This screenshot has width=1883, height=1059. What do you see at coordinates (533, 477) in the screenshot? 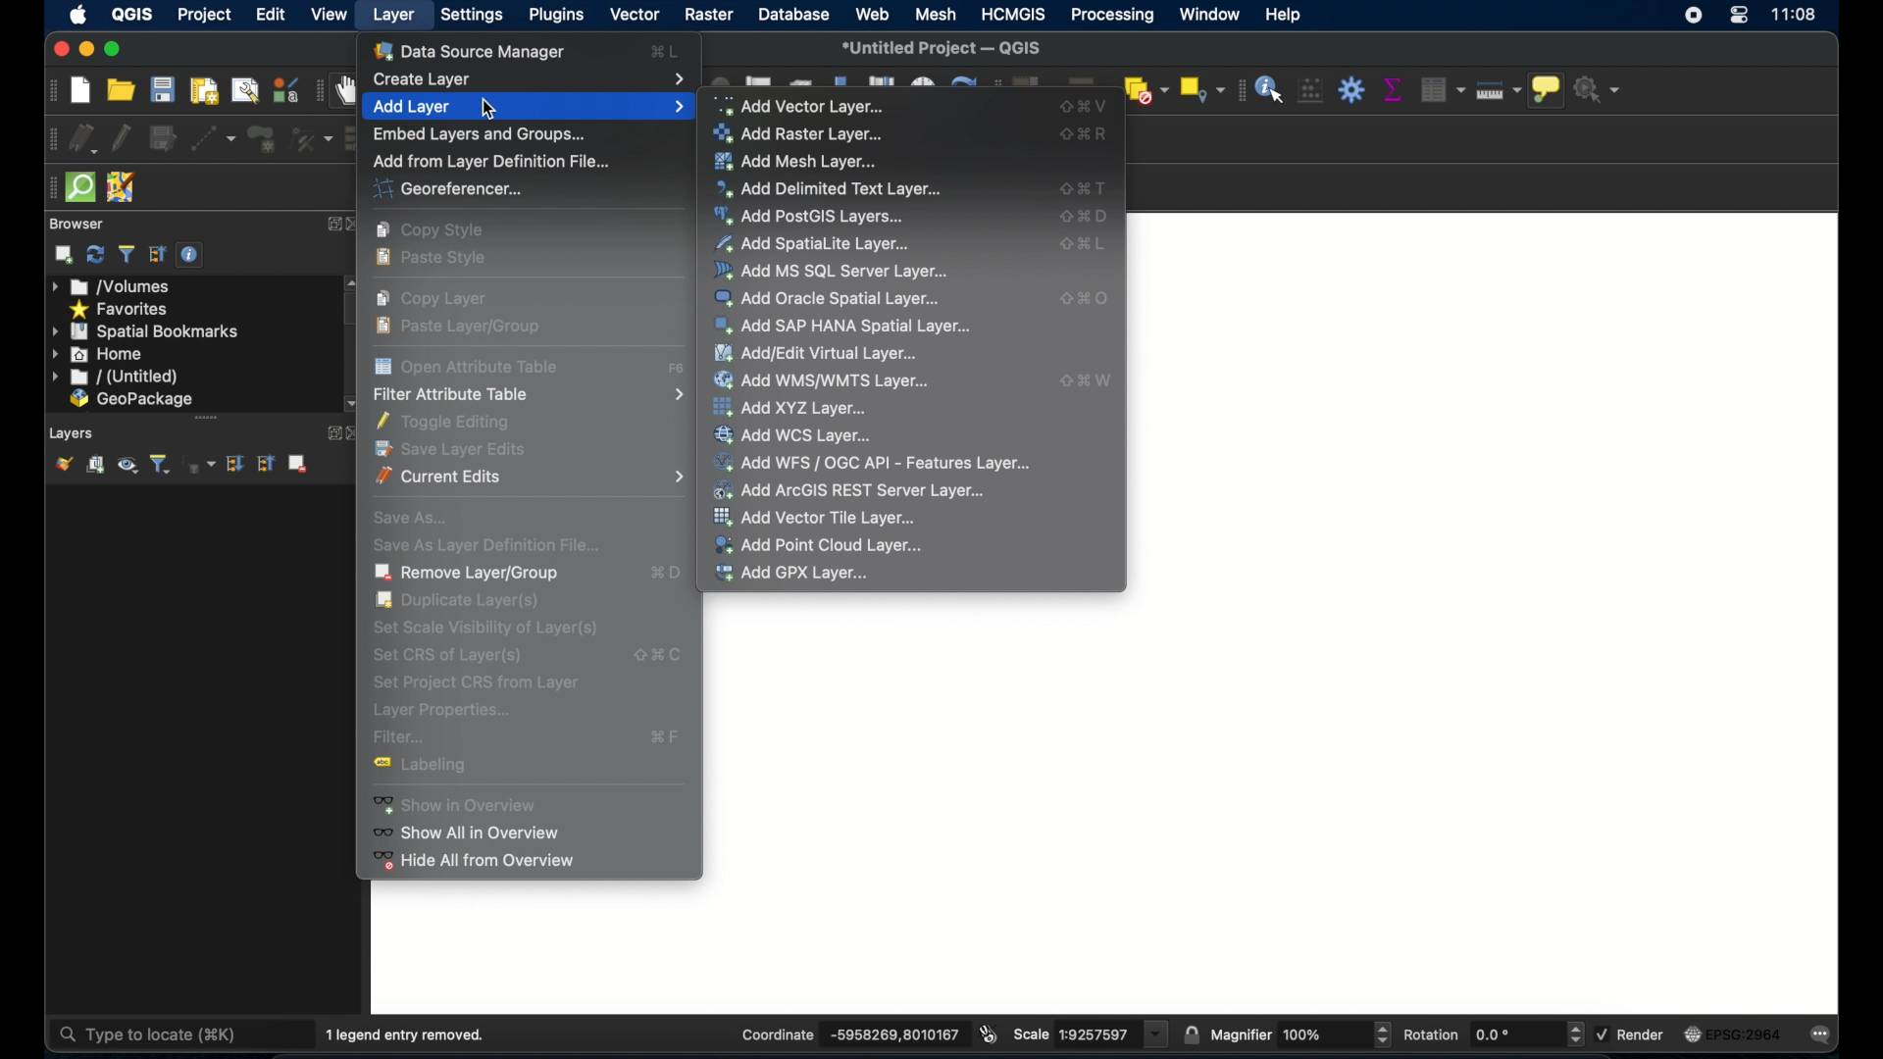
I see `current edits menu` at bounding box center [533, 477].